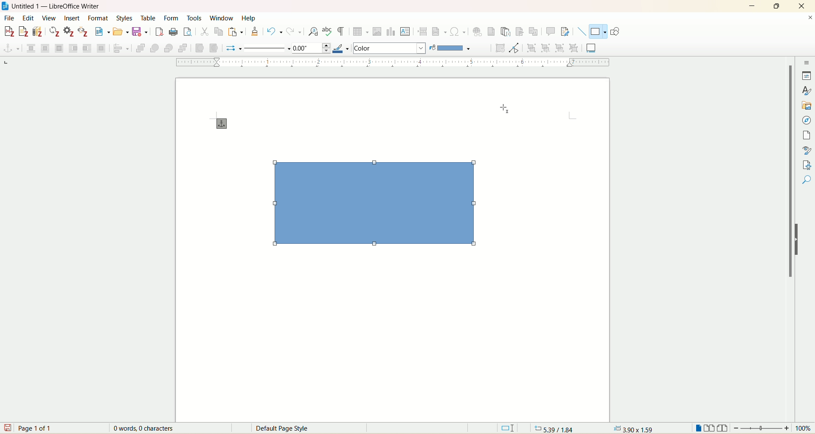  What do you see at coordinates (248, 18) in the screenshot?
I see `help` at bounding box center [248, 18].